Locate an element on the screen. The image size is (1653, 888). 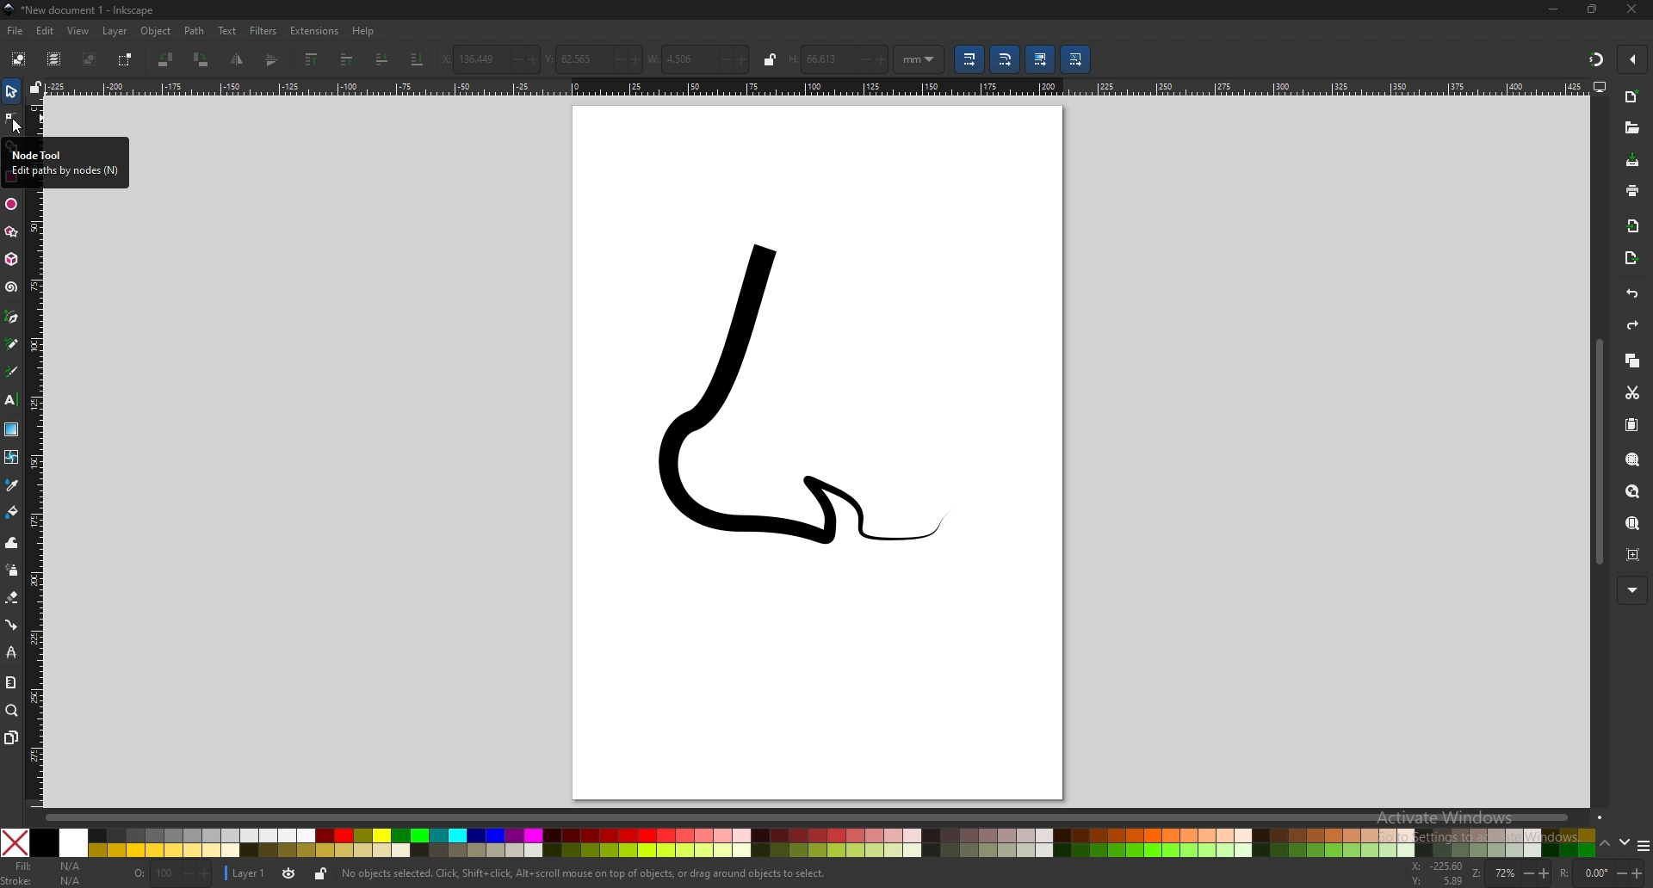
pen is located at coordinates (12, 318).